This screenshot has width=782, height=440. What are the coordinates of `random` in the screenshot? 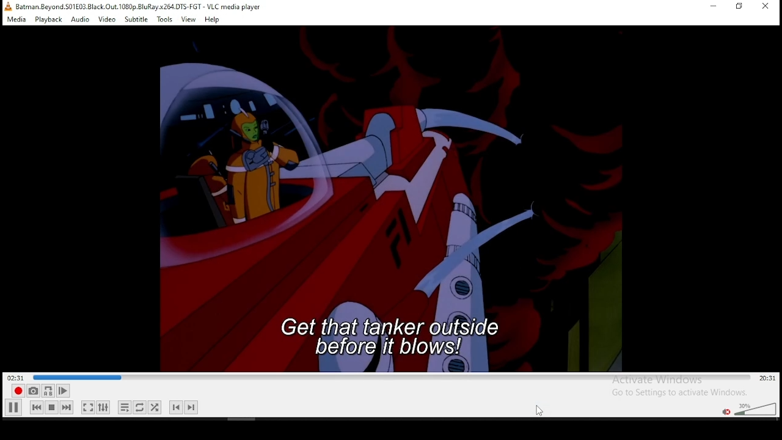 It's located at (155, 408).